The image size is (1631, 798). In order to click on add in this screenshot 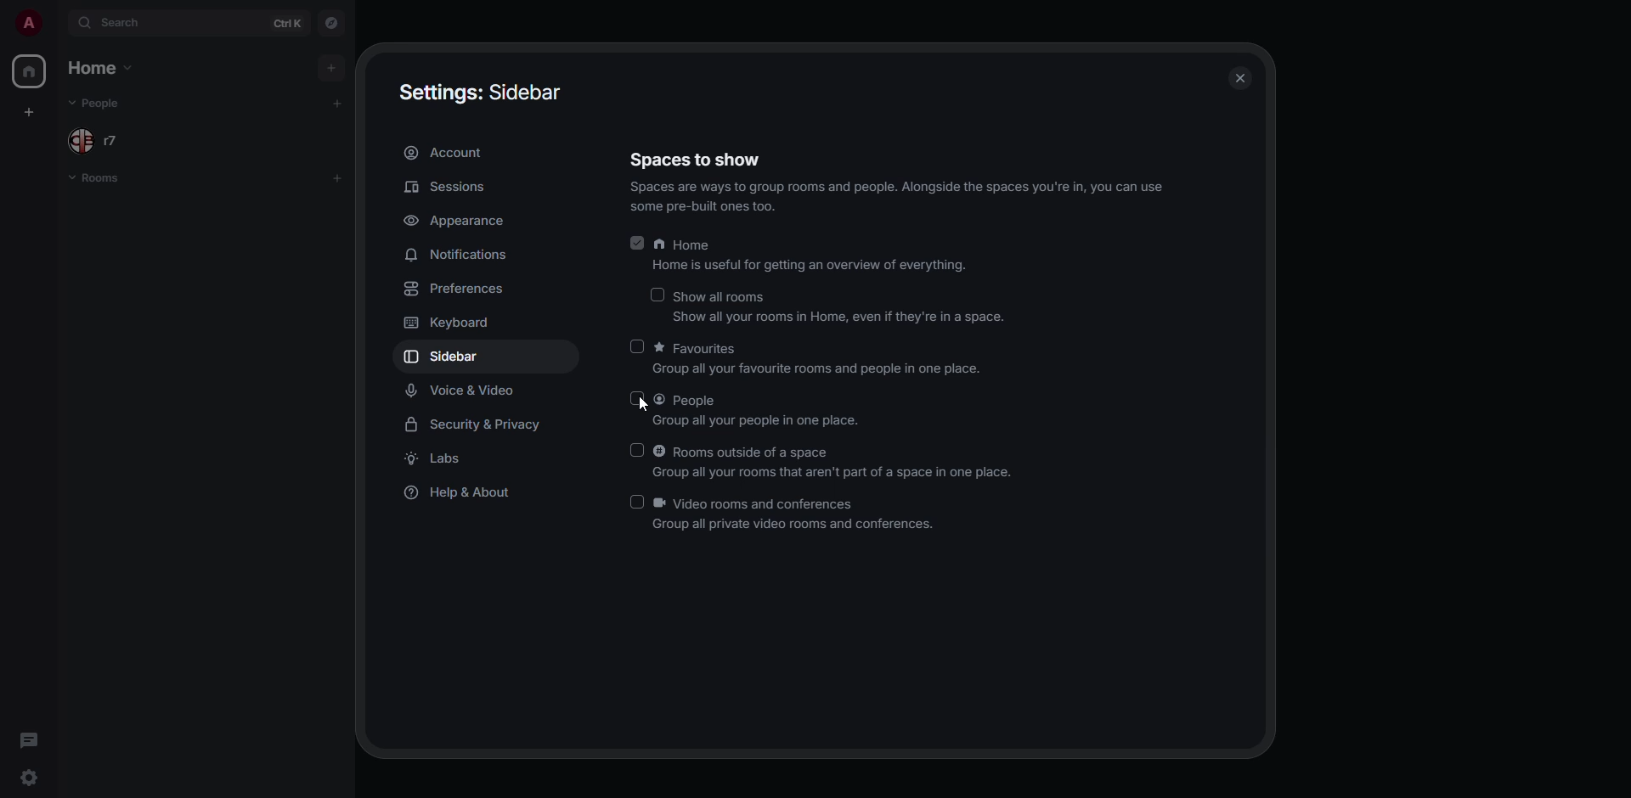, I will do `click(342, 176)`.